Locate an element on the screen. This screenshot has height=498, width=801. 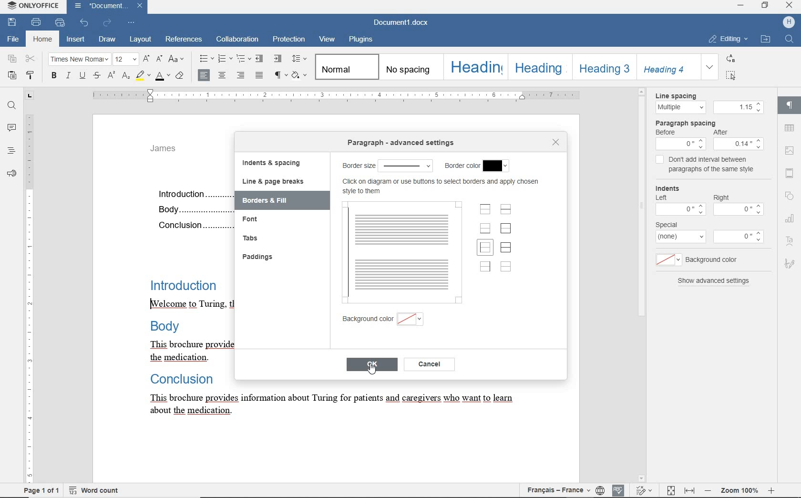
more options is located at coordinates (682, 237).